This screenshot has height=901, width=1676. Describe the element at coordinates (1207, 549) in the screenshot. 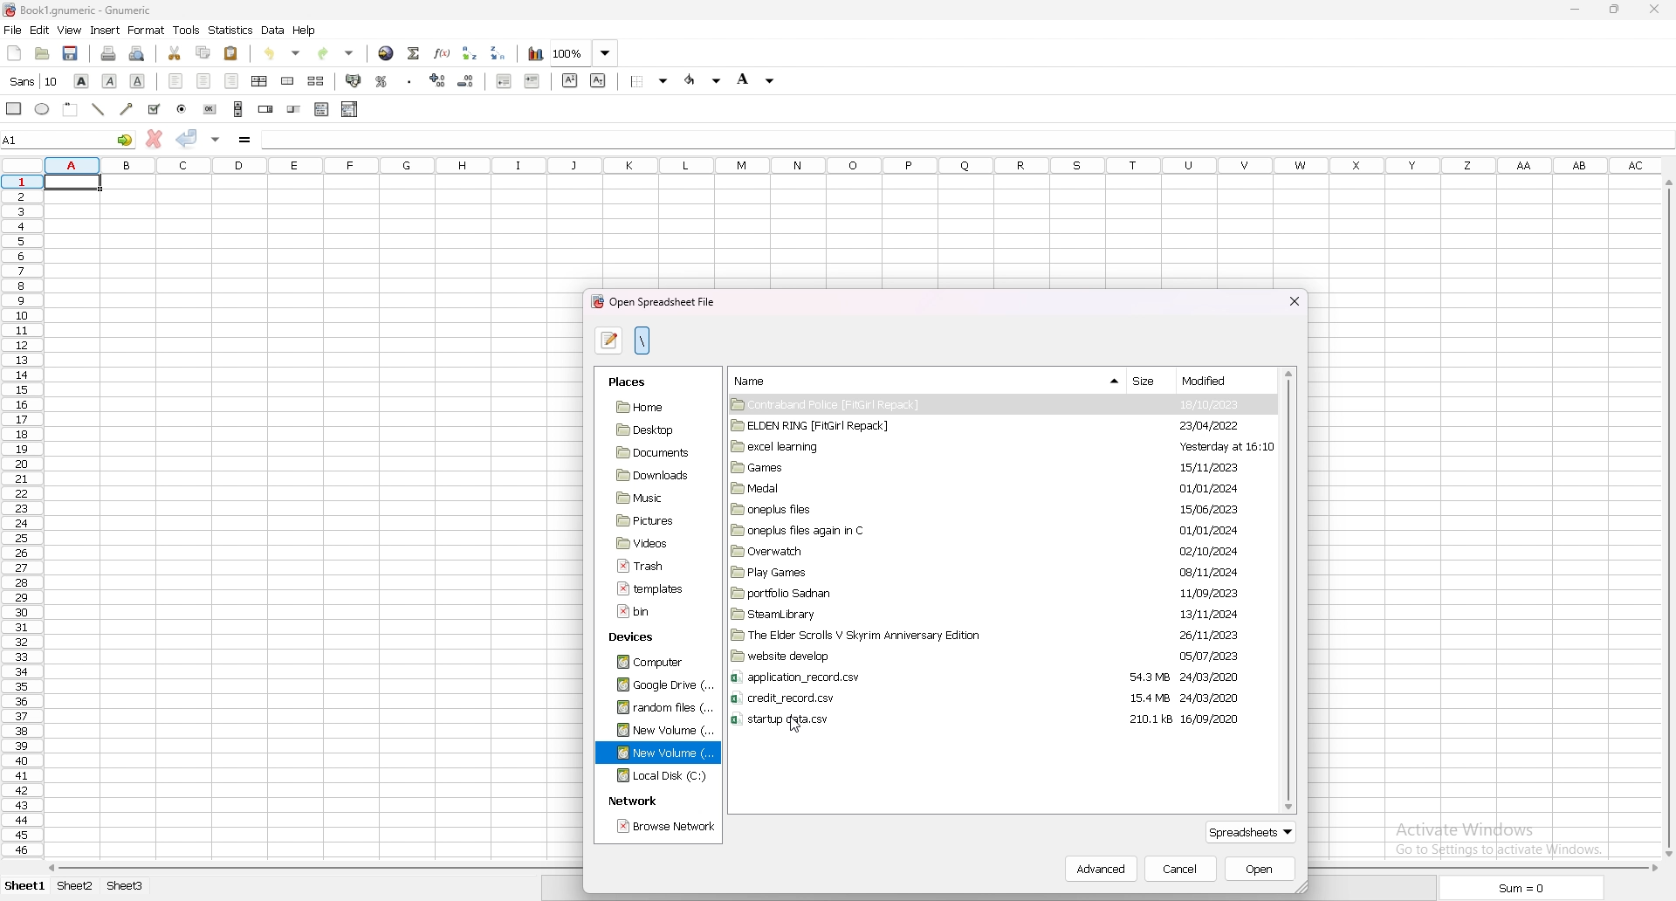

I see `02/10/2024` at that location.